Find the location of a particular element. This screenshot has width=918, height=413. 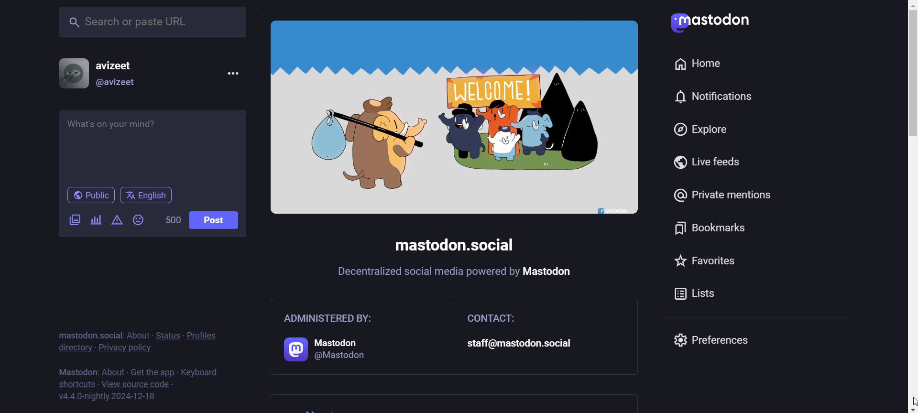

about is located at coordinates (112, 373).